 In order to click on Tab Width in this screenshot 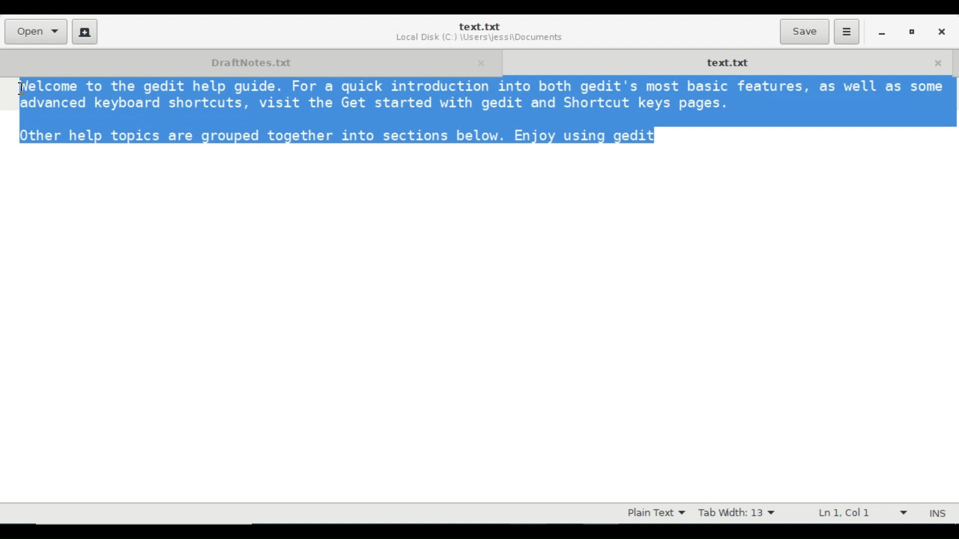, I will do `click(736, 513)`.